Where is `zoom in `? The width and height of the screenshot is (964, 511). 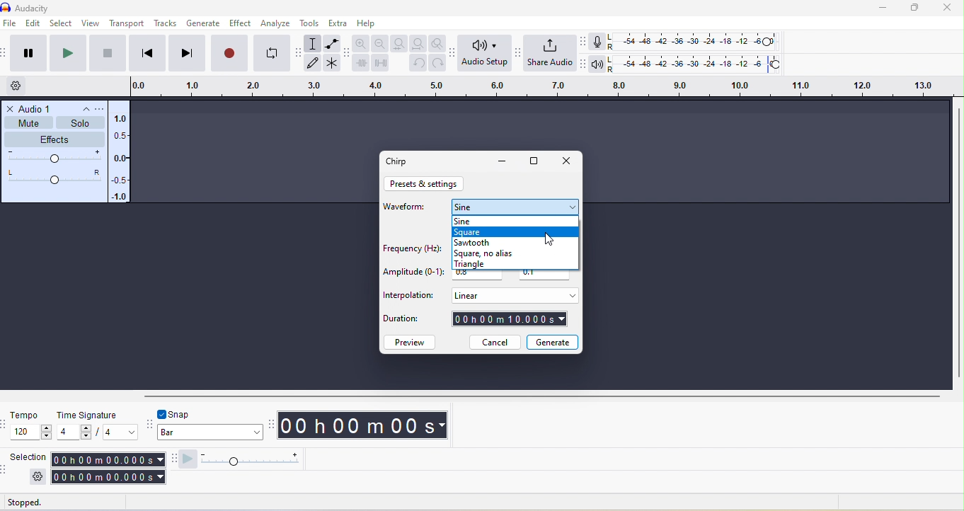
zoom in  is located at coordinates (362, 42).